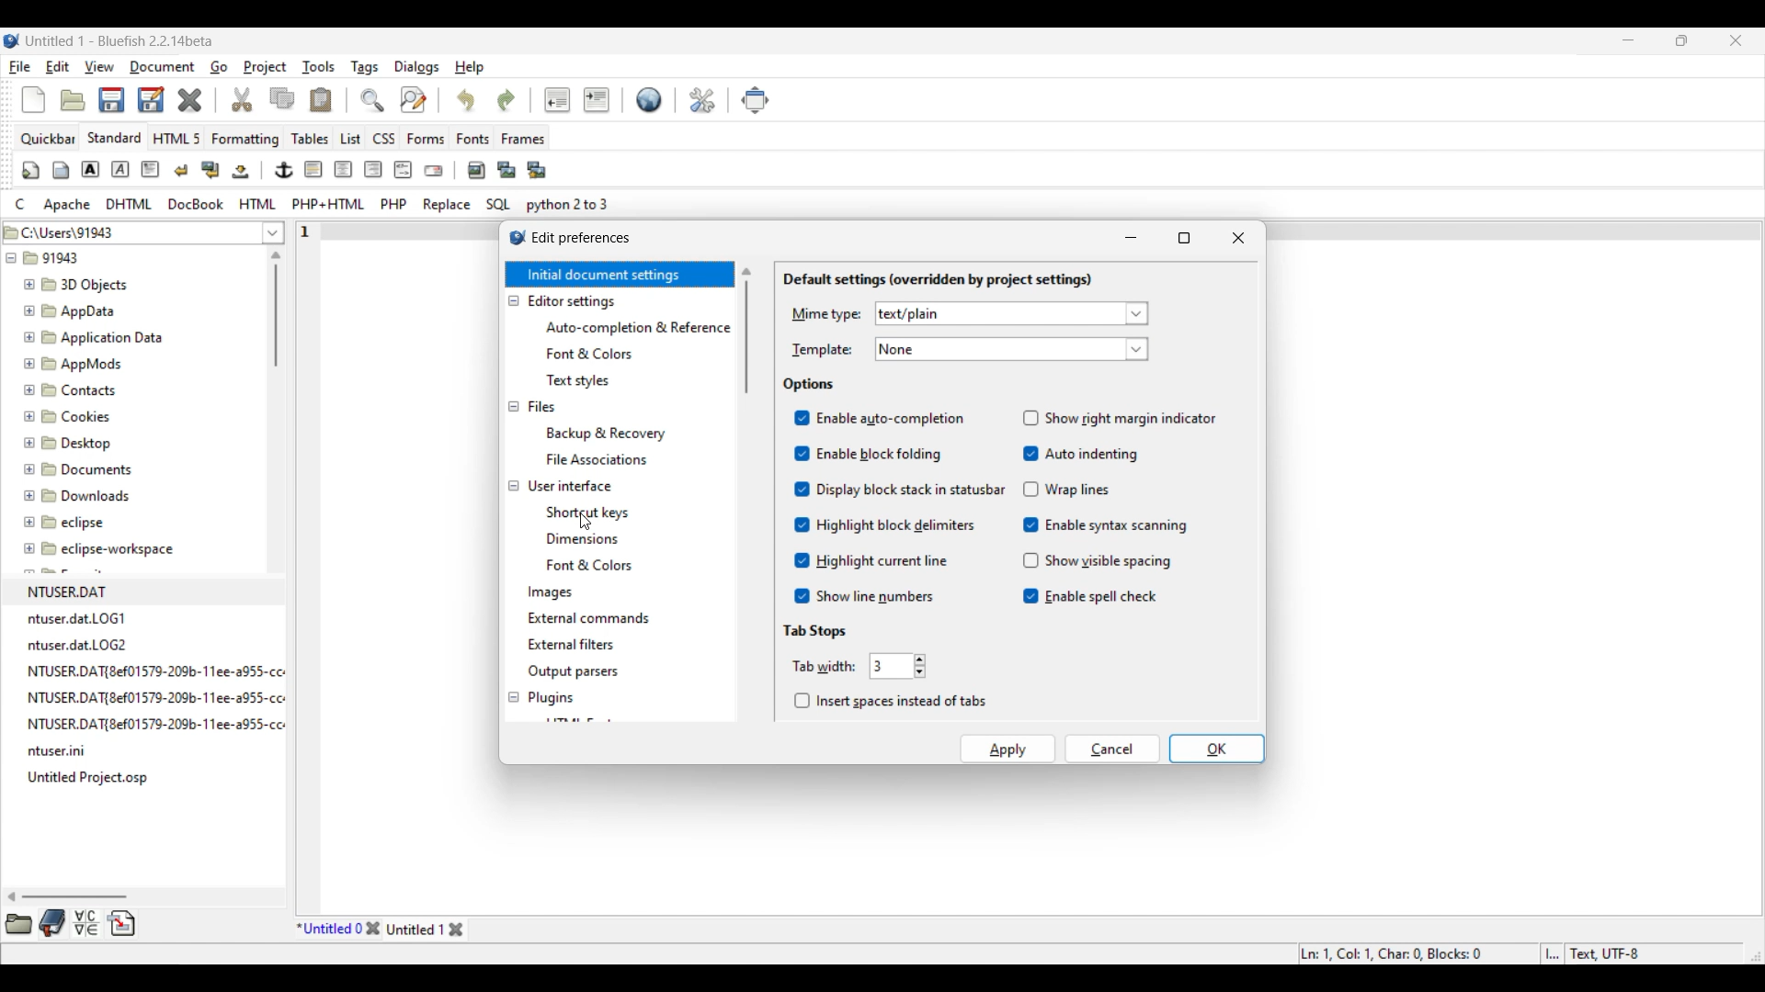 This screenshot has width=1765, height=992. What do you see at coordinates (890, 701) in the screenshot?
I see `Toggle for insert spaces instead tabs` at bounding box center [890, 701].